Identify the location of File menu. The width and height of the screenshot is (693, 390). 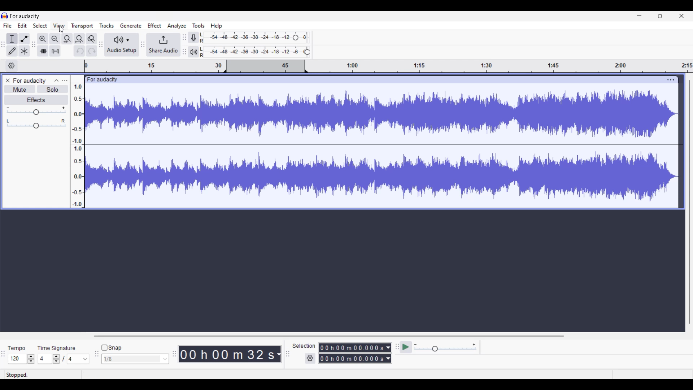
(8, 26).